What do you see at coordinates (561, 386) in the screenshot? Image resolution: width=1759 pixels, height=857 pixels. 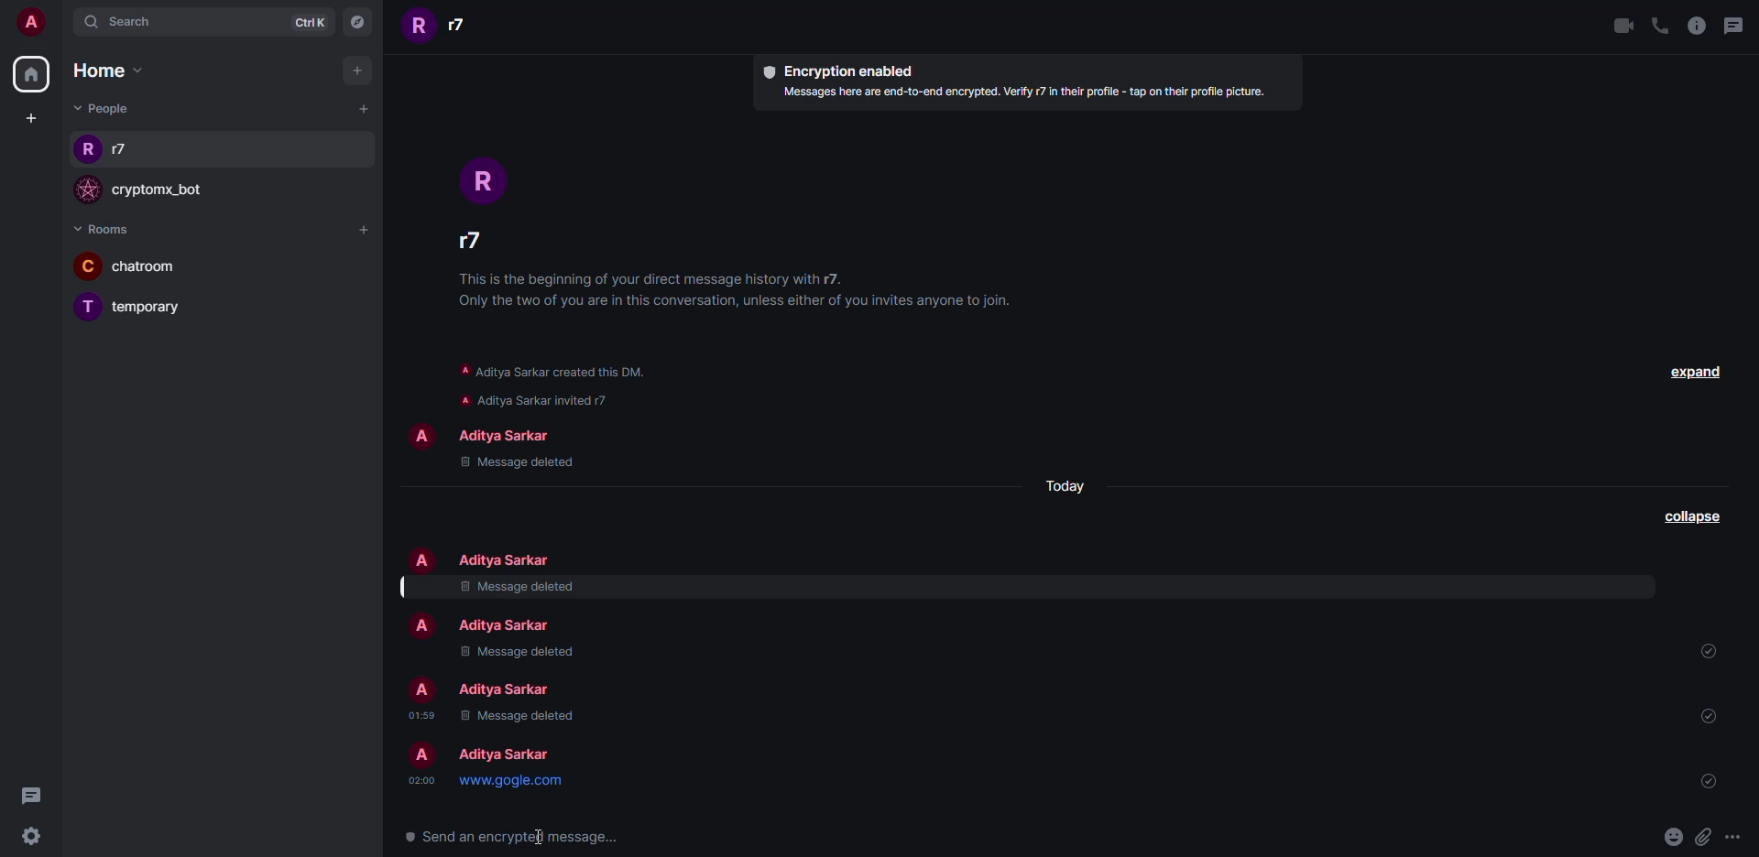 I see `info` at bounding box center [561, 386].